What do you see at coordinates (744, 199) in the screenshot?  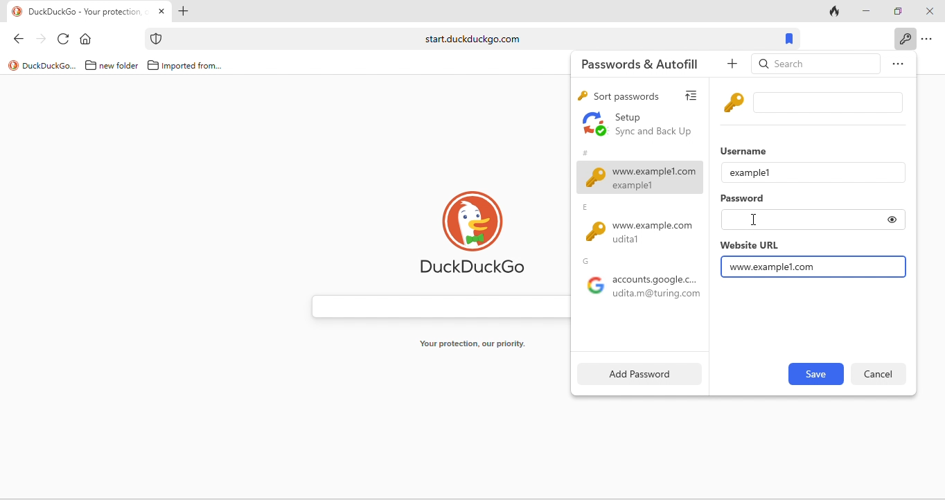 I see `password` at bounding box center [744, 199].